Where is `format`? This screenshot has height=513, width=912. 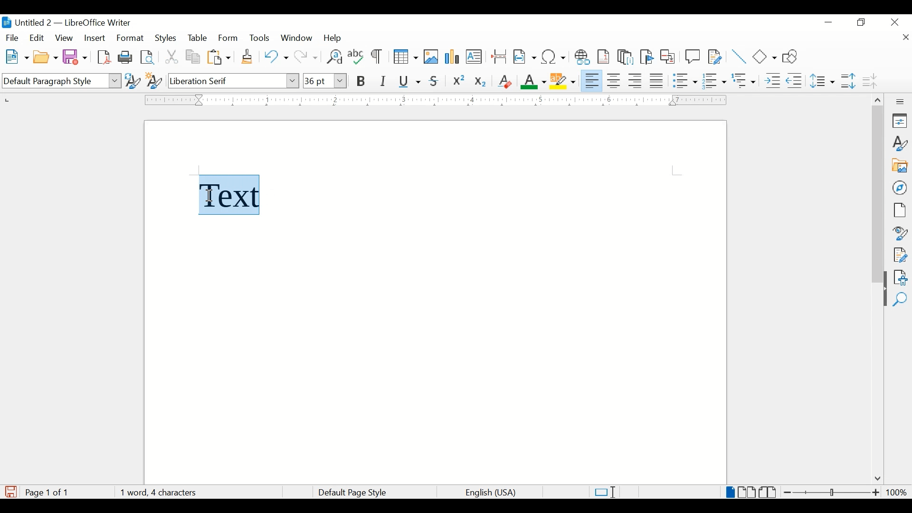 format is located at coordinates (131, 38).